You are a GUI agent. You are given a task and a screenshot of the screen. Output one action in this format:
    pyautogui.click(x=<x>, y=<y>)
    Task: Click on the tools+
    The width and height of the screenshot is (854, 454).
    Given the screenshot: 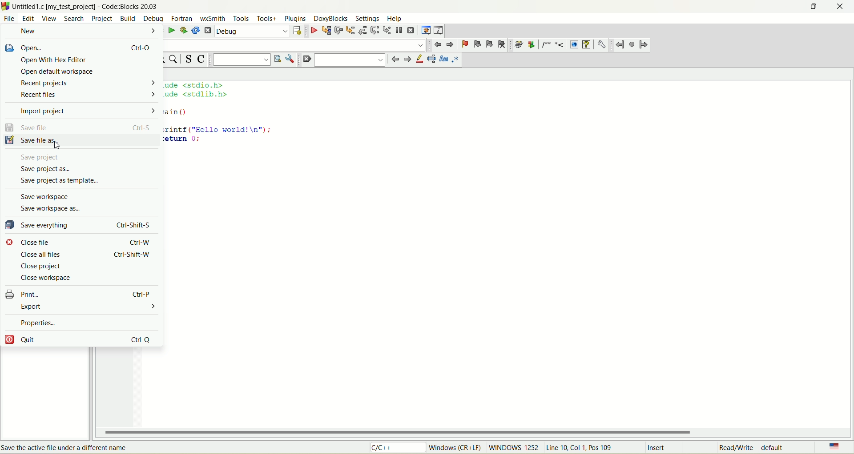 What is the action you would take?
    pyautogui.click(x=267, y=19)
    